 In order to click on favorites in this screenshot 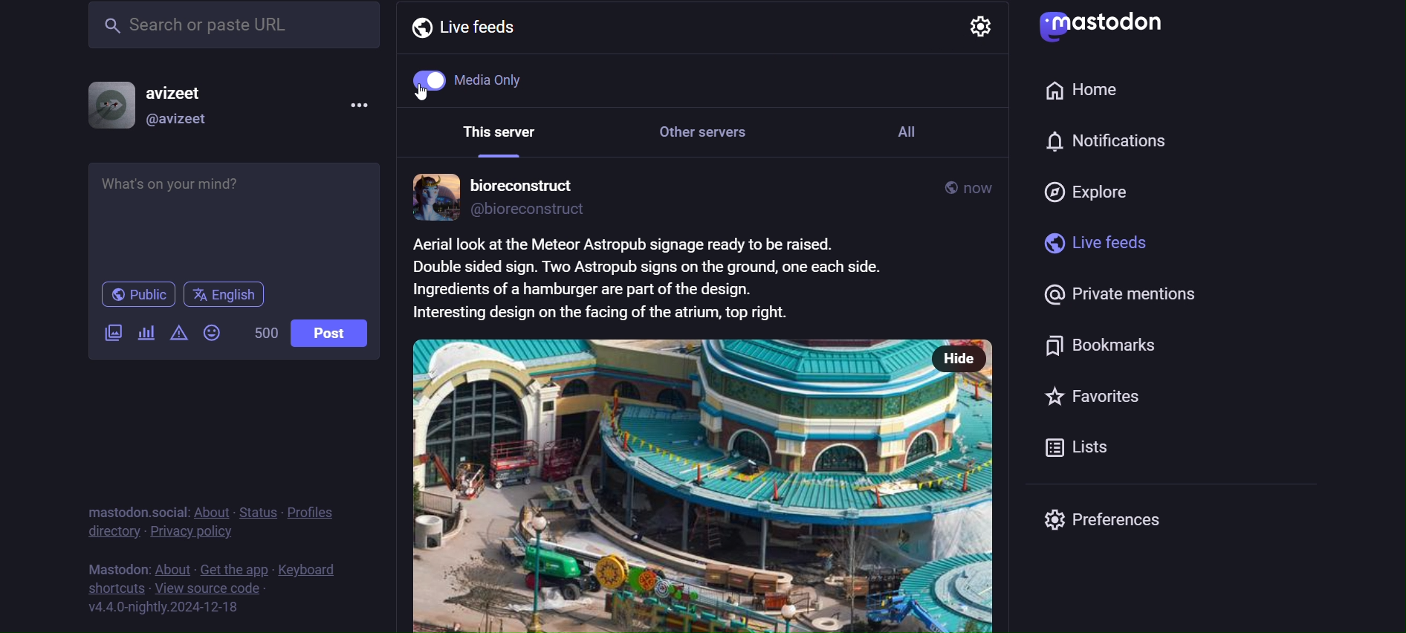, I will do `click(1095, 397)`.